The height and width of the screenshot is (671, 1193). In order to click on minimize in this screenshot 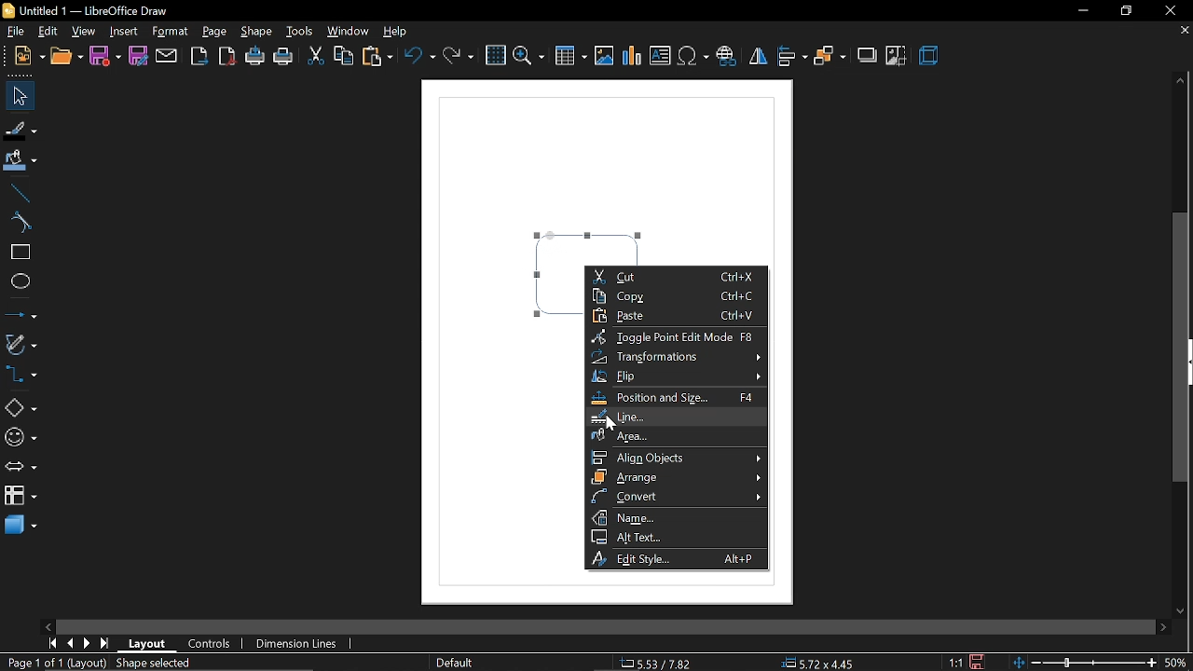, I will do `click(1081, 11)`.